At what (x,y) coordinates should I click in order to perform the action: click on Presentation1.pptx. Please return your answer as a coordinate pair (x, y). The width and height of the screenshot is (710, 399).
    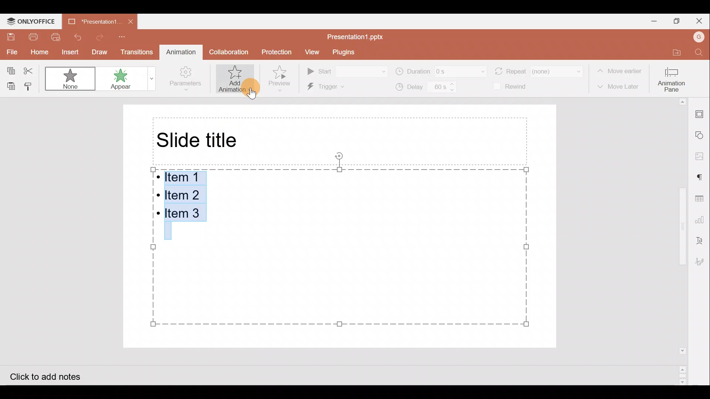
    Looking at the image, I should click on (357, 35).